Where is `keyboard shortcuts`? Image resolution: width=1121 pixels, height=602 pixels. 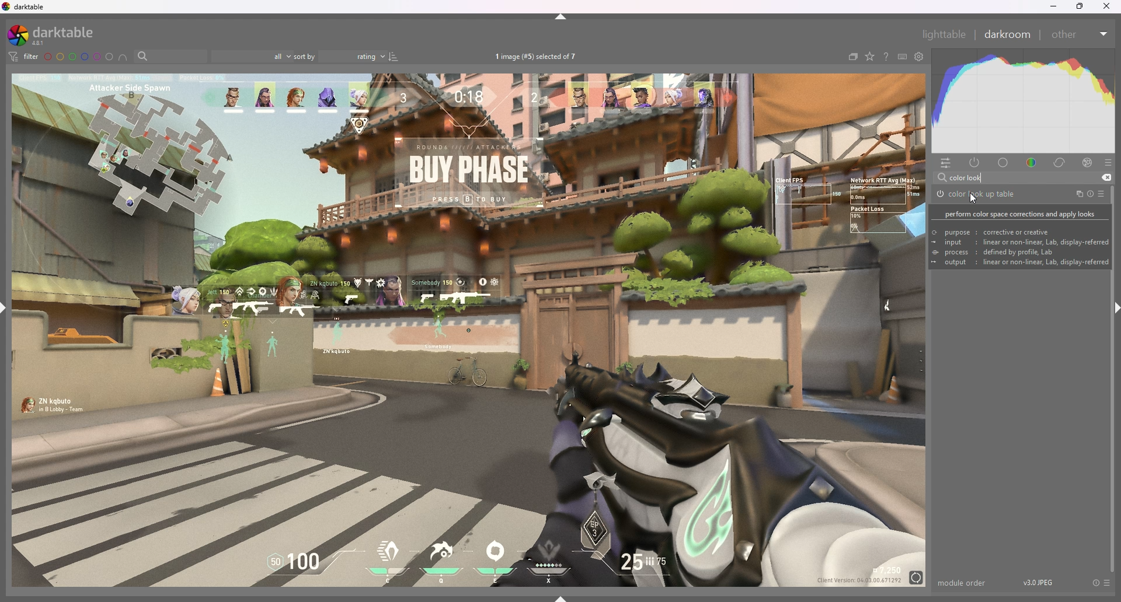
keyboard shortcuts is located at coordinates (903, 56).